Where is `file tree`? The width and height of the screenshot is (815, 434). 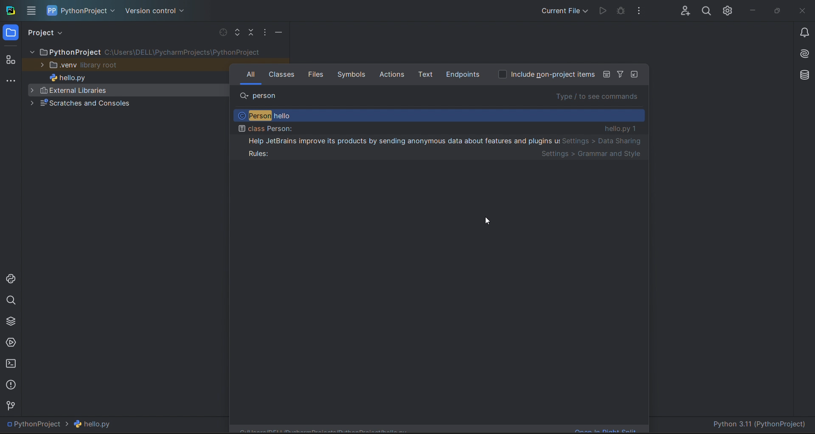 file tree is located at coordinates (155, 51).